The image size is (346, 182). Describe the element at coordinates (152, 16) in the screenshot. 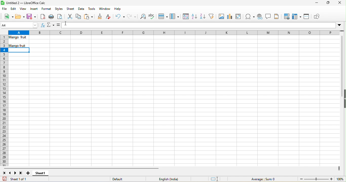

I see `spelling` at that location.